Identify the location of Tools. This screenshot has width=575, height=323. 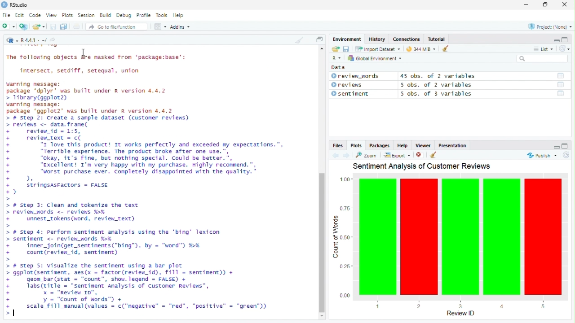
(162, 15).